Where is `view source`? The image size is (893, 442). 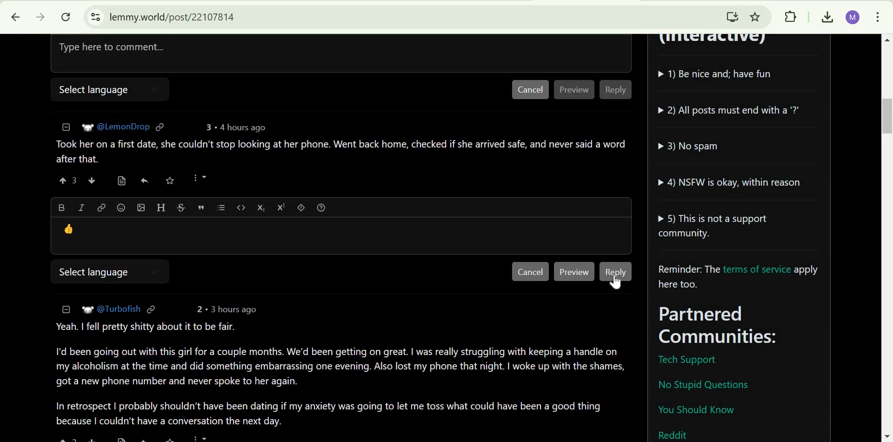 view source is located at coordinates (120, 181).